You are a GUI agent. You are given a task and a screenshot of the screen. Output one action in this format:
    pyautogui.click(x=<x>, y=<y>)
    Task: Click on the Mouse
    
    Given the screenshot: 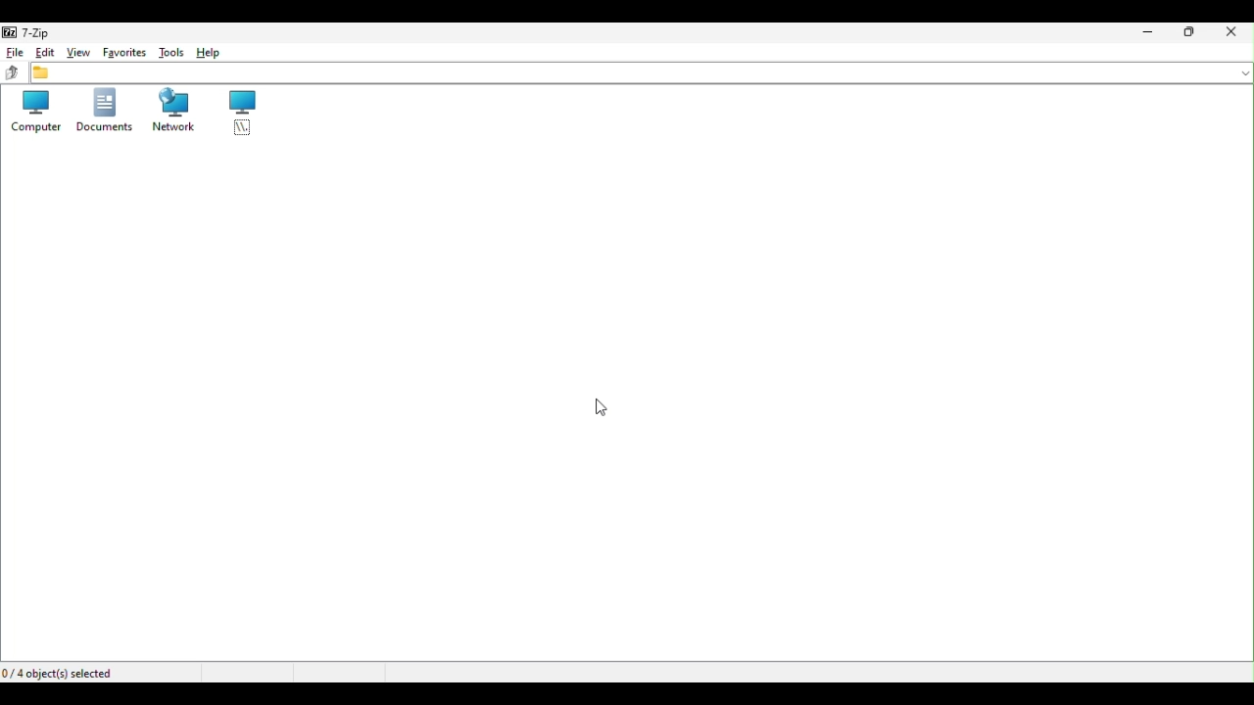 What is the action you would take?
    pyautogui.click(x=608, y=407)
    